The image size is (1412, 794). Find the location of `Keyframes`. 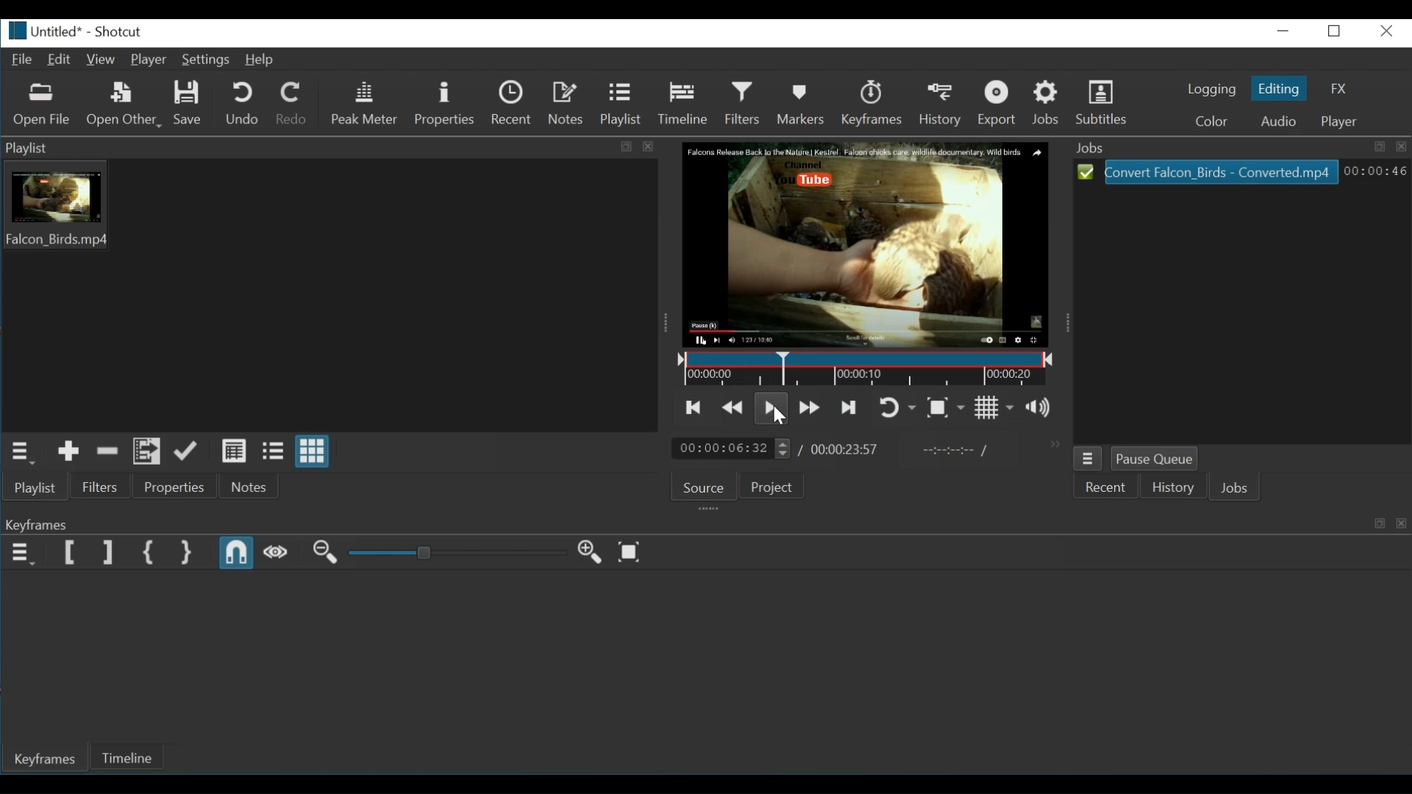

Keyframes is located at coordinates (871, 104).